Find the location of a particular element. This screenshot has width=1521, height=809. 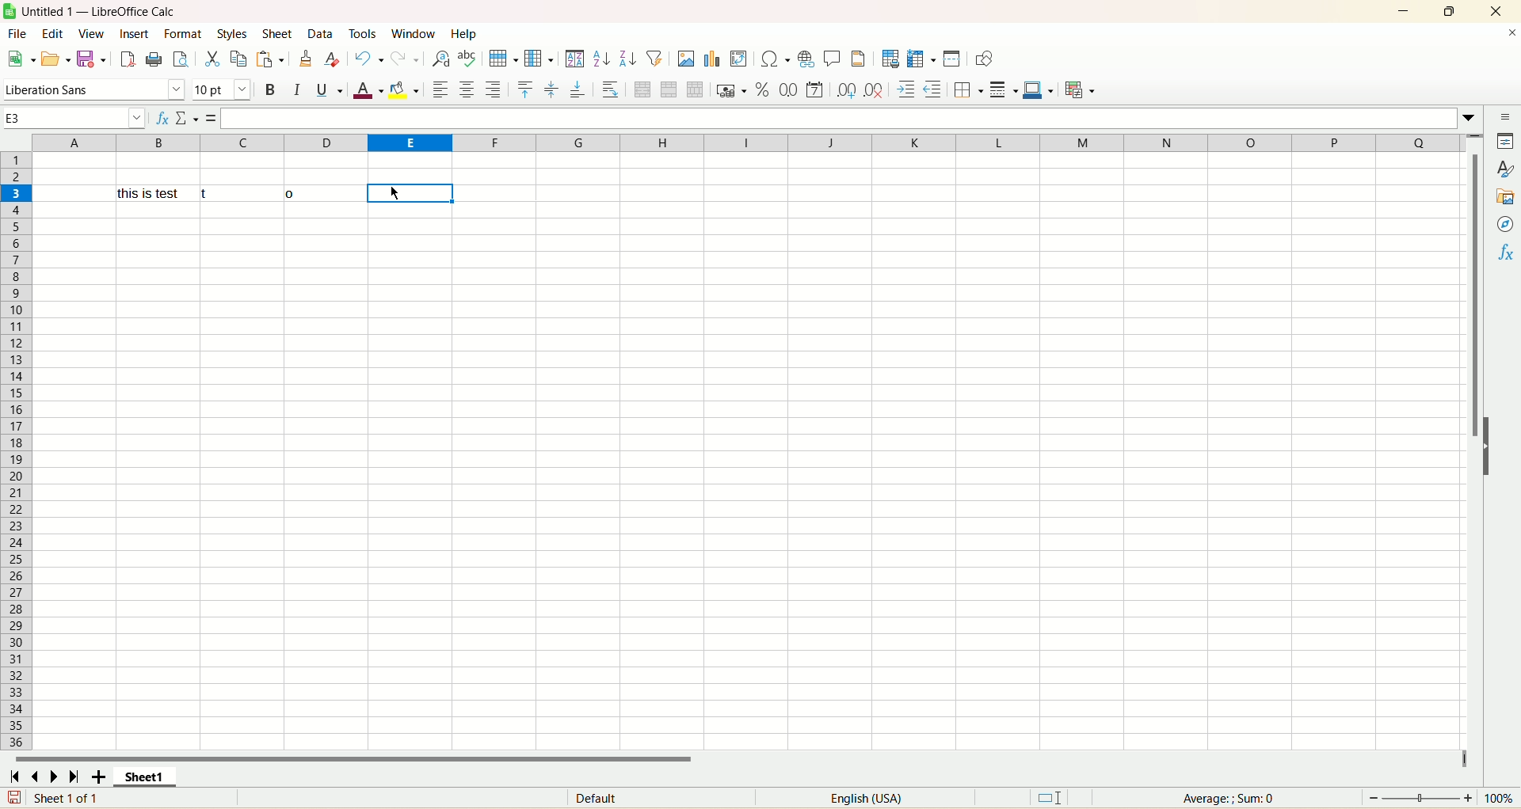

vertical scroll bar is located at coordinates (1471, 462).